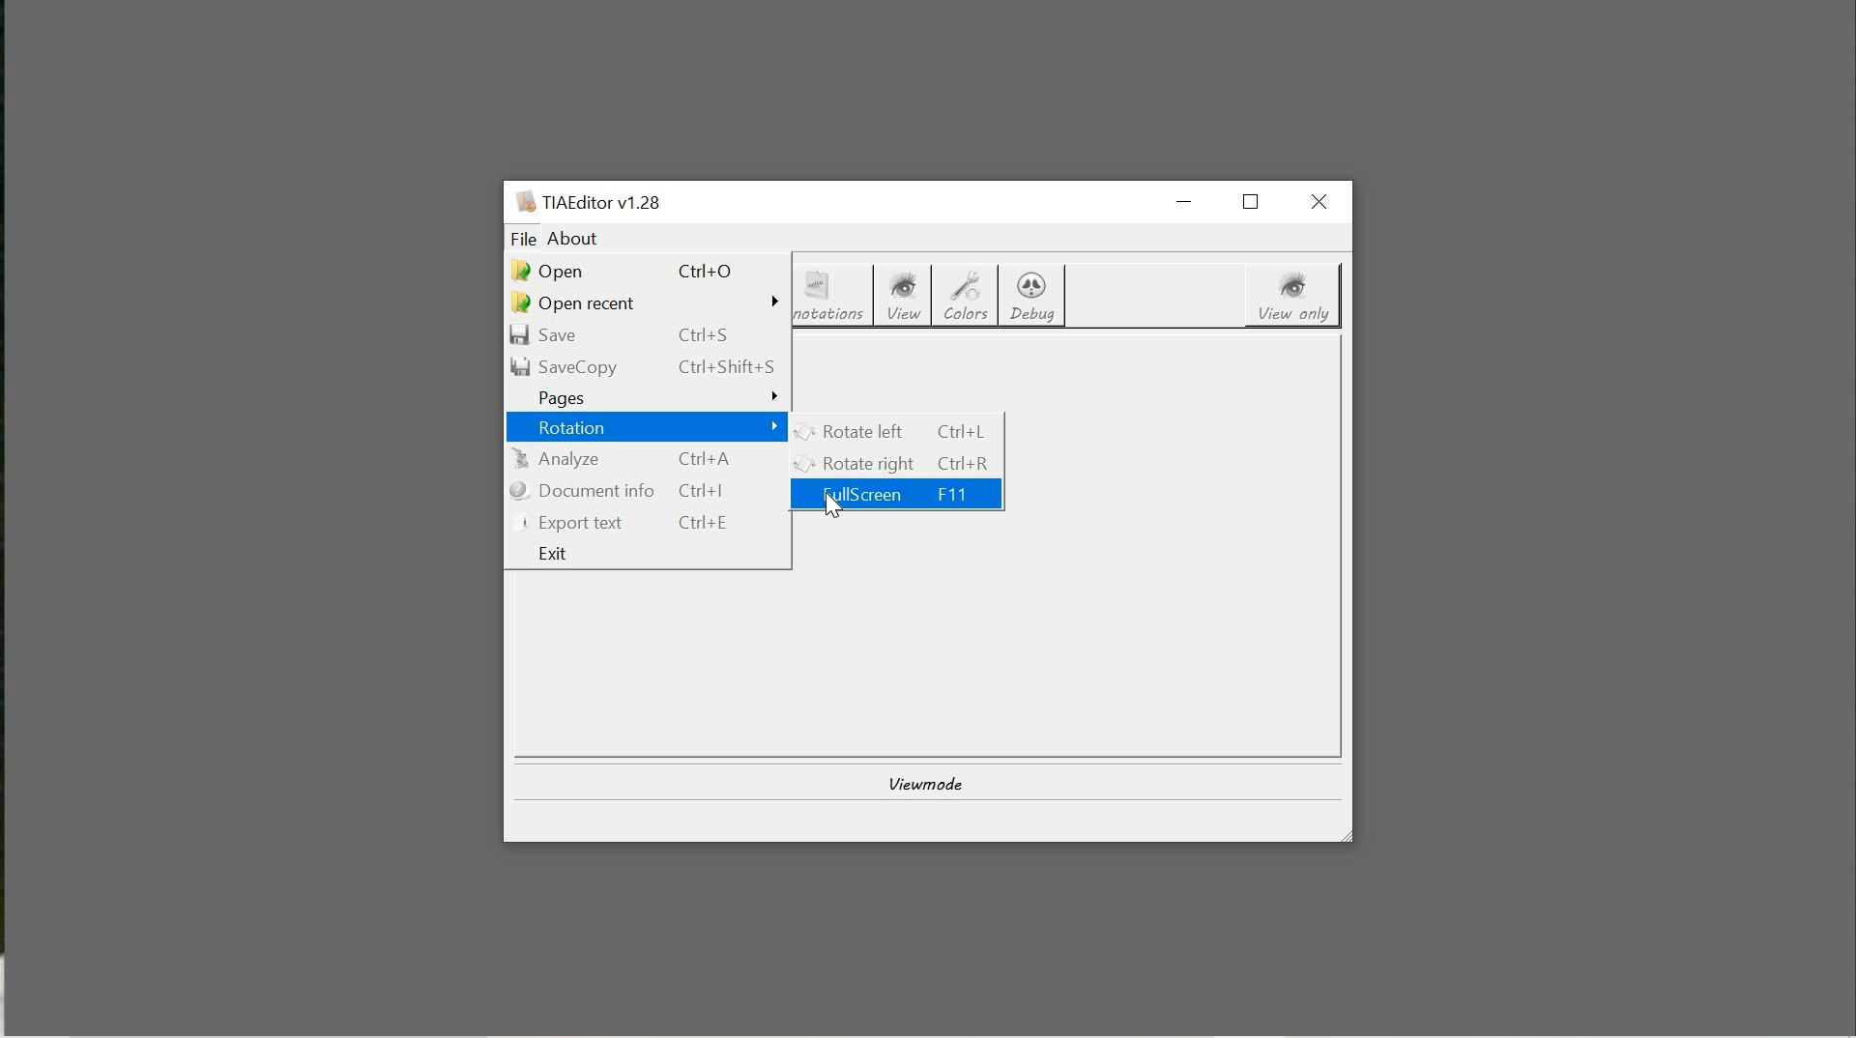 The width and height of the screenshot is (1856, 1038). Describe the element at coordinates (897, 431) in the screenshot. I see `rotate left` at that location.